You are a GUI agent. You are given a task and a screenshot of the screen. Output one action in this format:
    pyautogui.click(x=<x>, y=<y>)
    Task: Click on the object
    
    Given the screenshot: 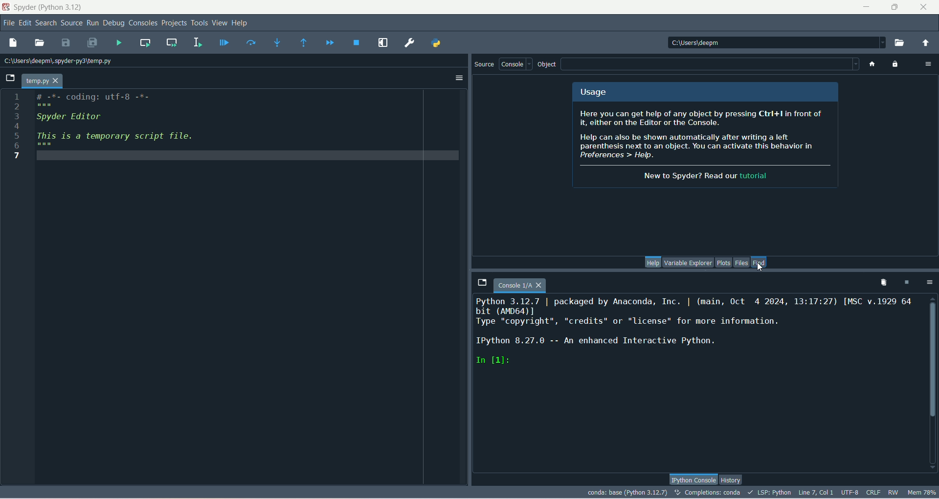 What is the action you would take?
    pyautogui.click(x=547, y=65)
    